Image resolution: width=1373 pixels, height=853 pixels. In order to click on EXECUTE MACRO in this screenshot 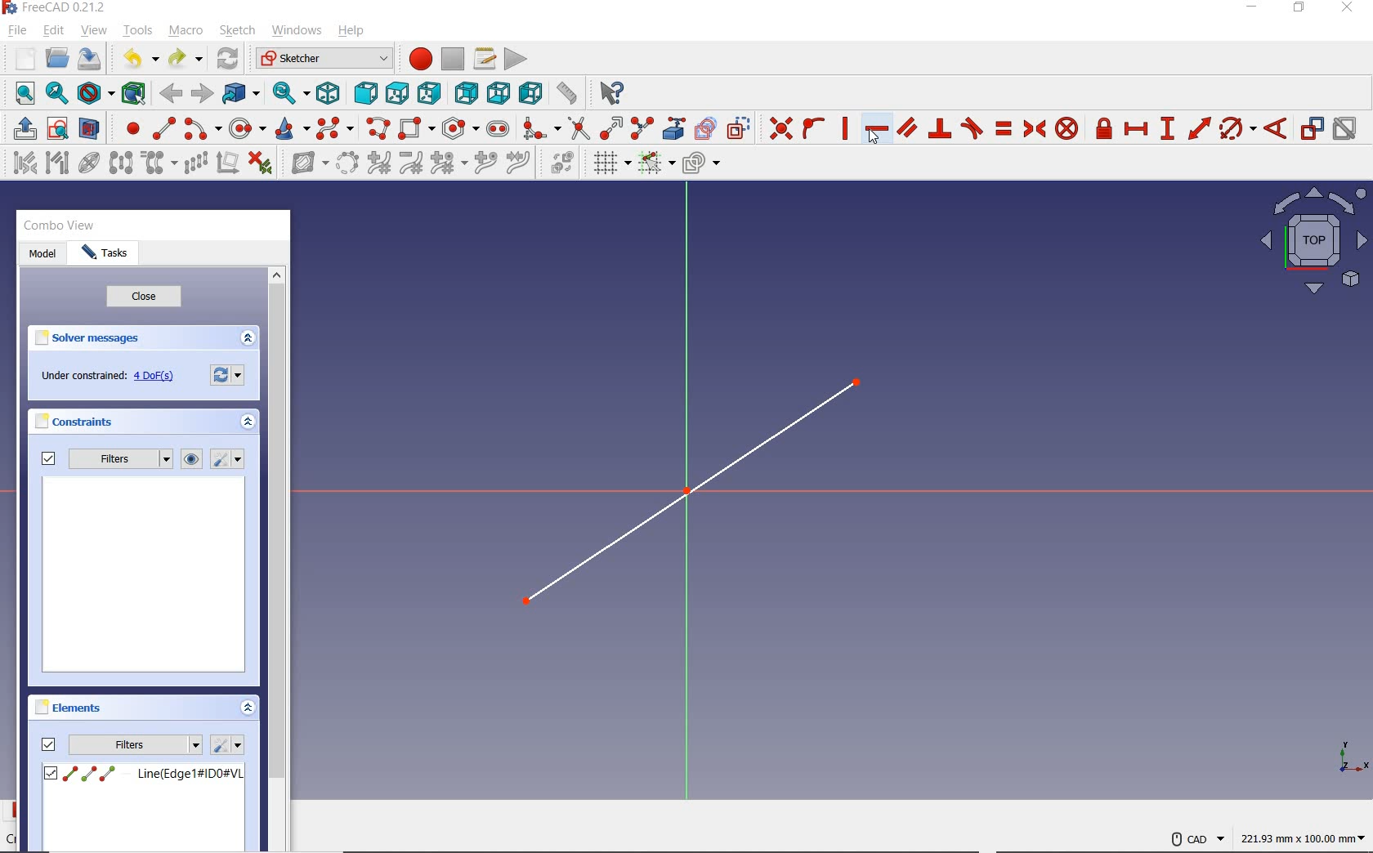, I will do `click(516, 59)`.